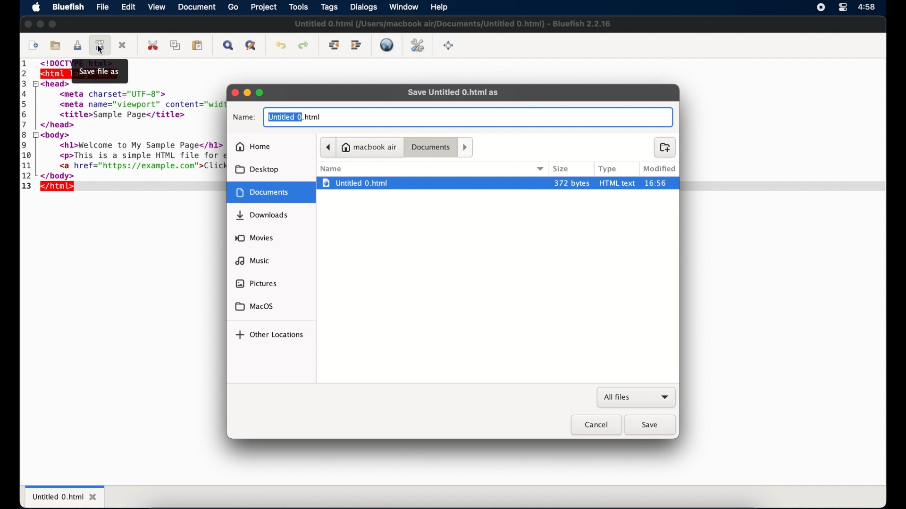 The image size is (906, 509). Describe the element at coordinates (299, 7) in the screenshot. I see `tools` at that location.